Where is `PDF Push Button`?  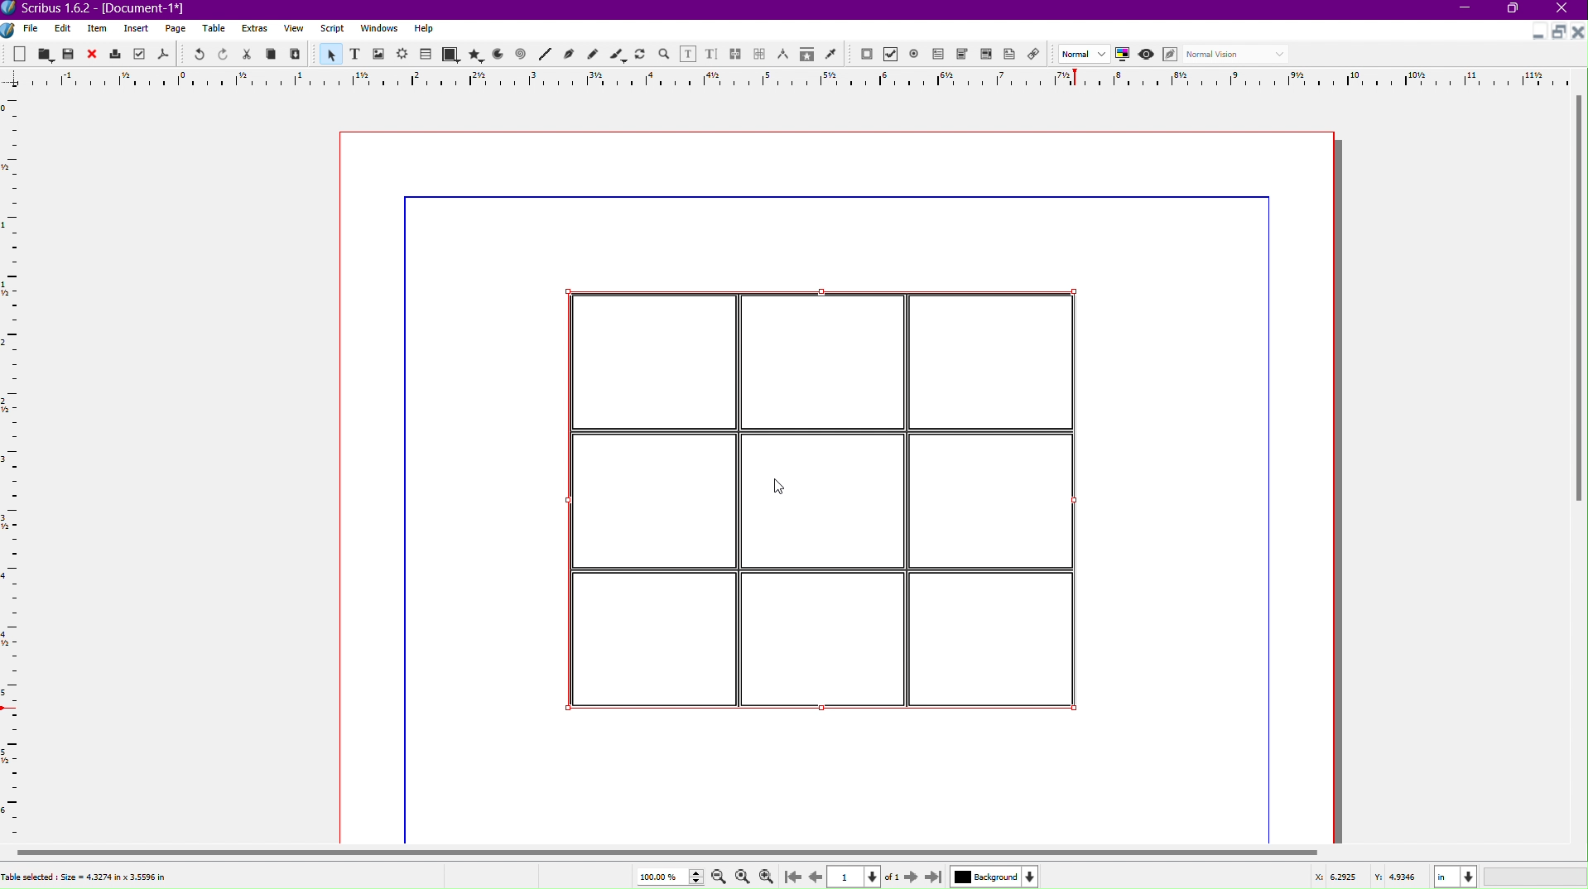 PDF Push Button is located at coordinates (866, 55).